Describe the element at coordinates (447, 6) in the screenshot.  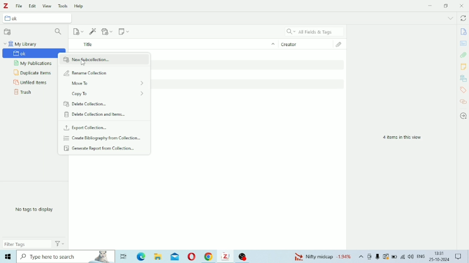
I see `Restore down` at that location.